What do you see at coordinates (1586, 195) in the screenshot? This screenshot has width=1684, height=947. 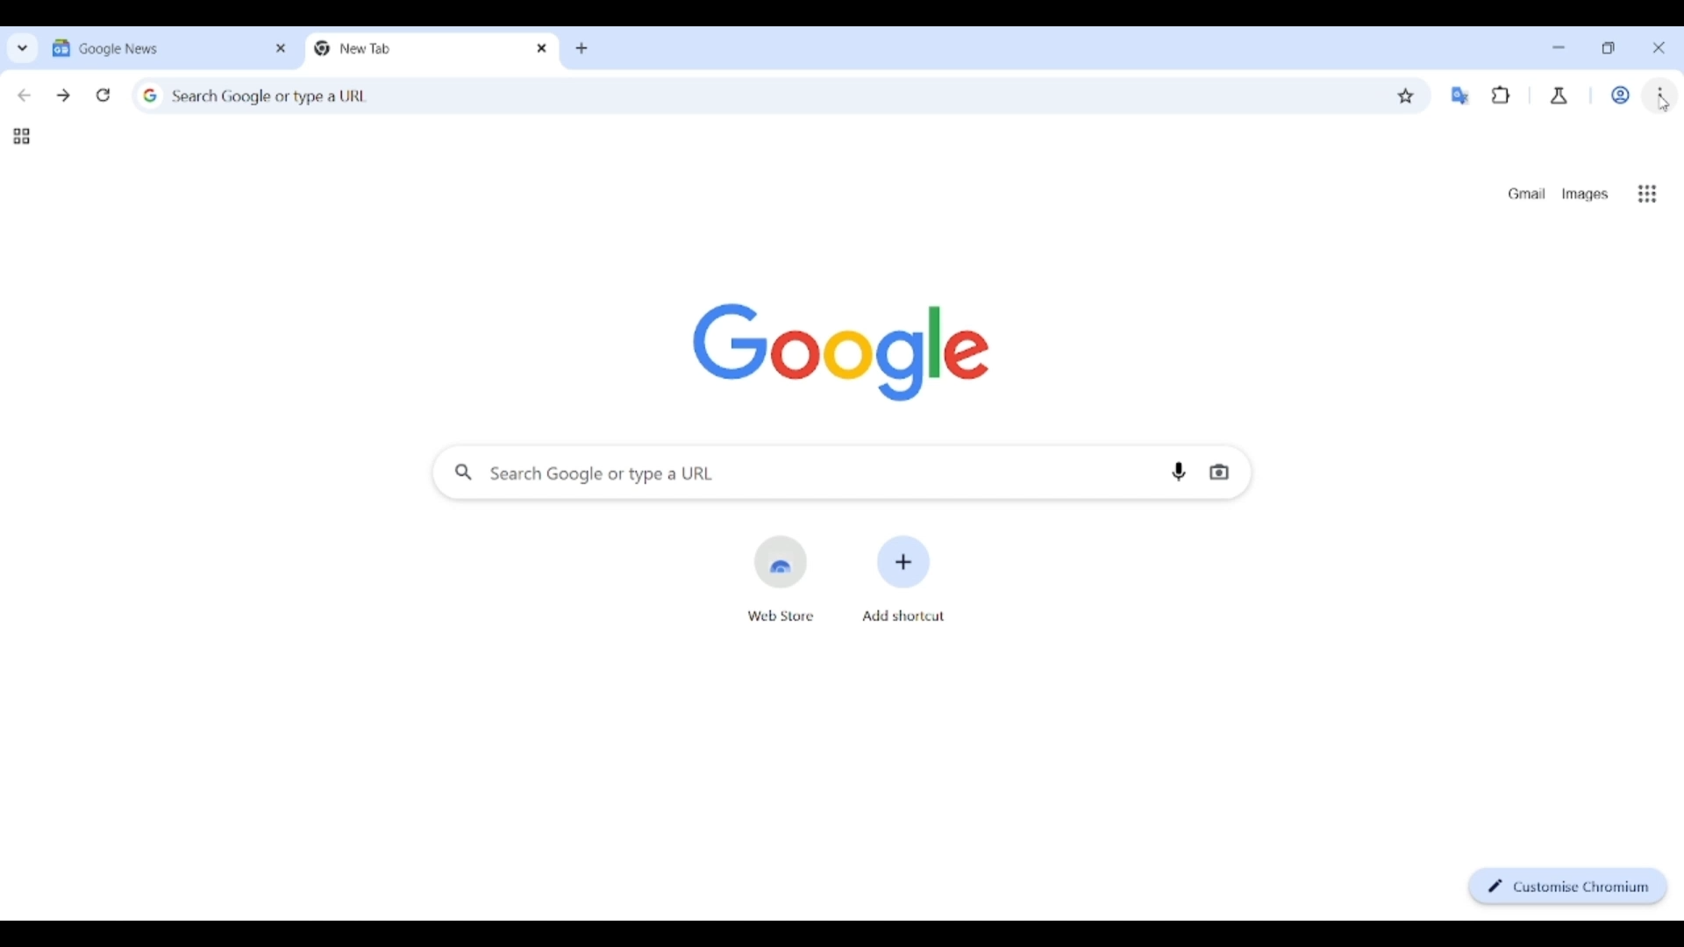 I see `Search Google images` at bounding box center [1586, 195].